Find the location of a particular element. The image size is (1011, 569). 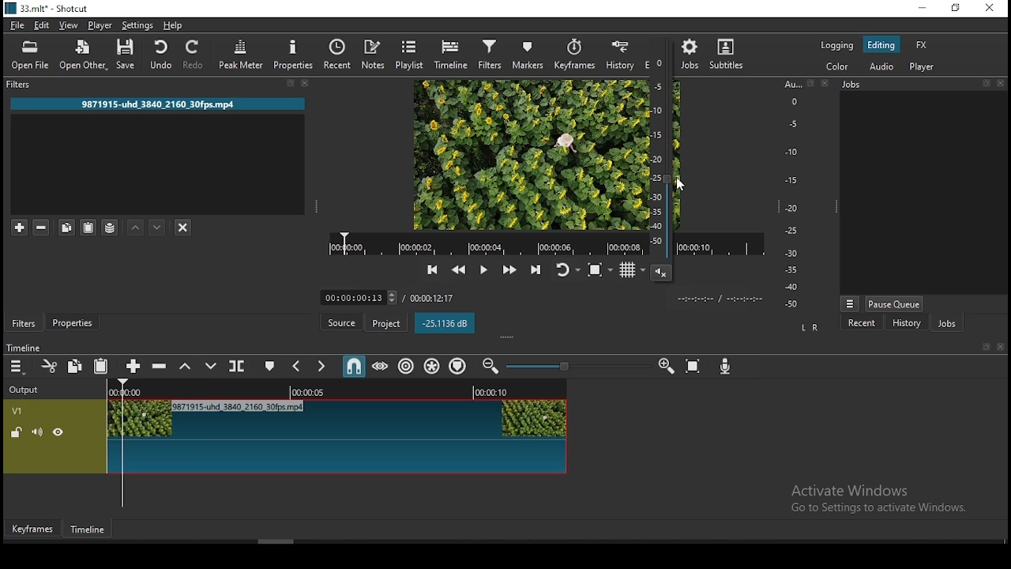

copy is located at coordinates (77, 367).